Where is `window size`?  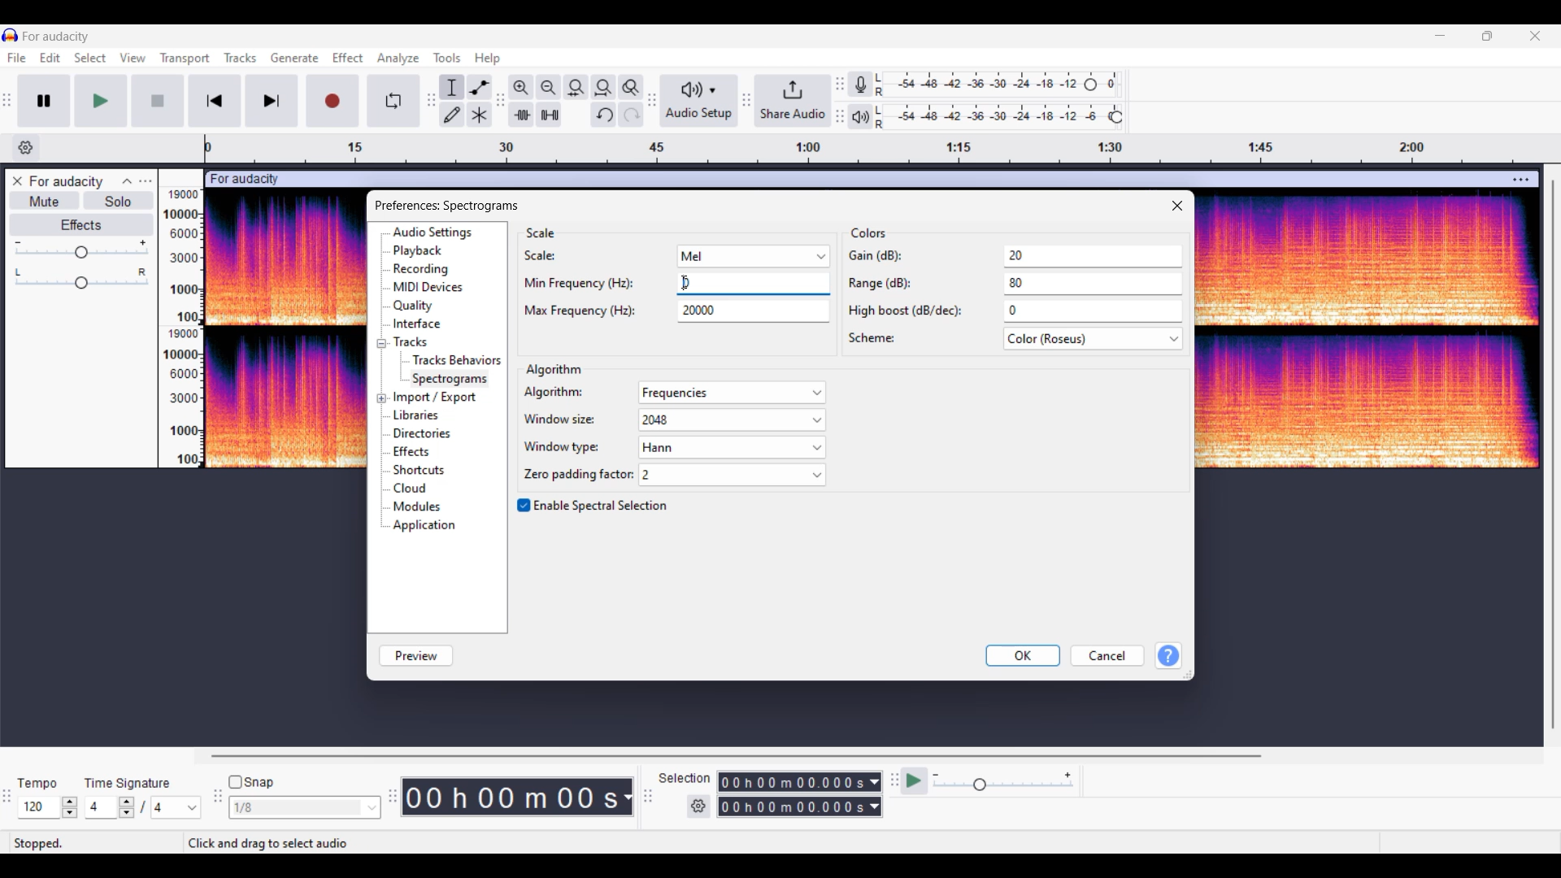 window size is located at coordinates (671, 422).